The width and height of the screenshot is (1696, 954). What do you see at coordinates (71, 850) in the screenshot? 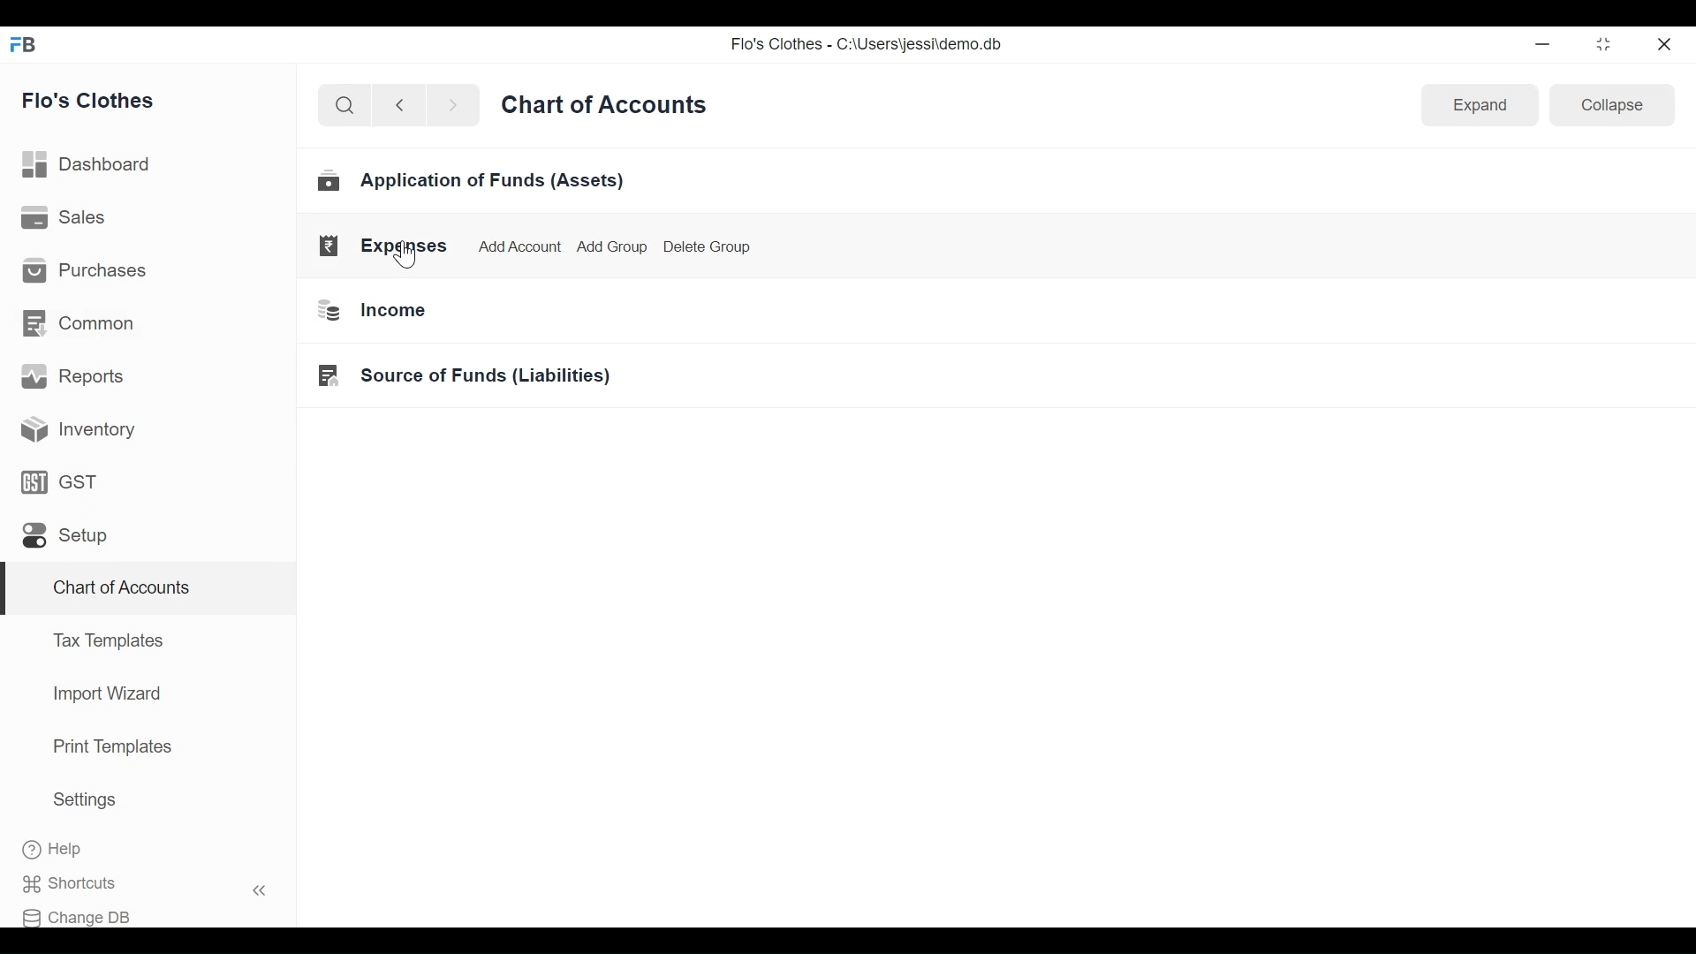
I see `Help` at bounding box center [71, 850].